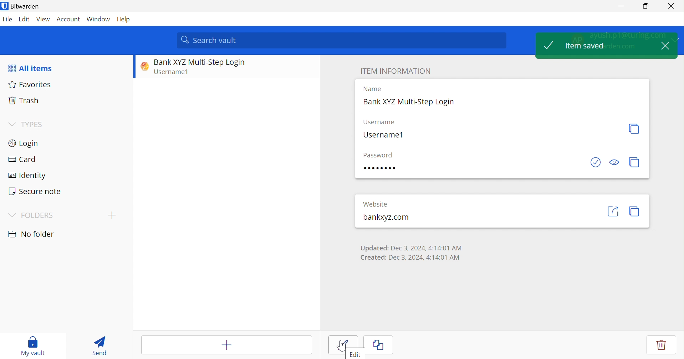 This screenshot has height=359, width=684. I want to click on Check if password has been exposed, so click(595, 163).